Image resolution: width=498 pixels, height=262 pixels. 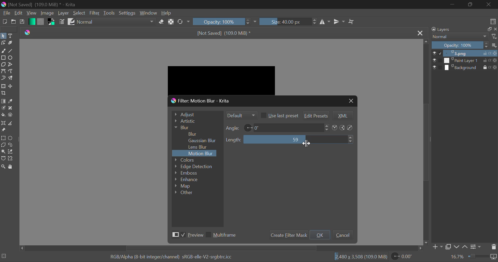 What do you see at coordinates (477, 246) in the screenshot?
I see `Settings` at bounding box center [477, 246].